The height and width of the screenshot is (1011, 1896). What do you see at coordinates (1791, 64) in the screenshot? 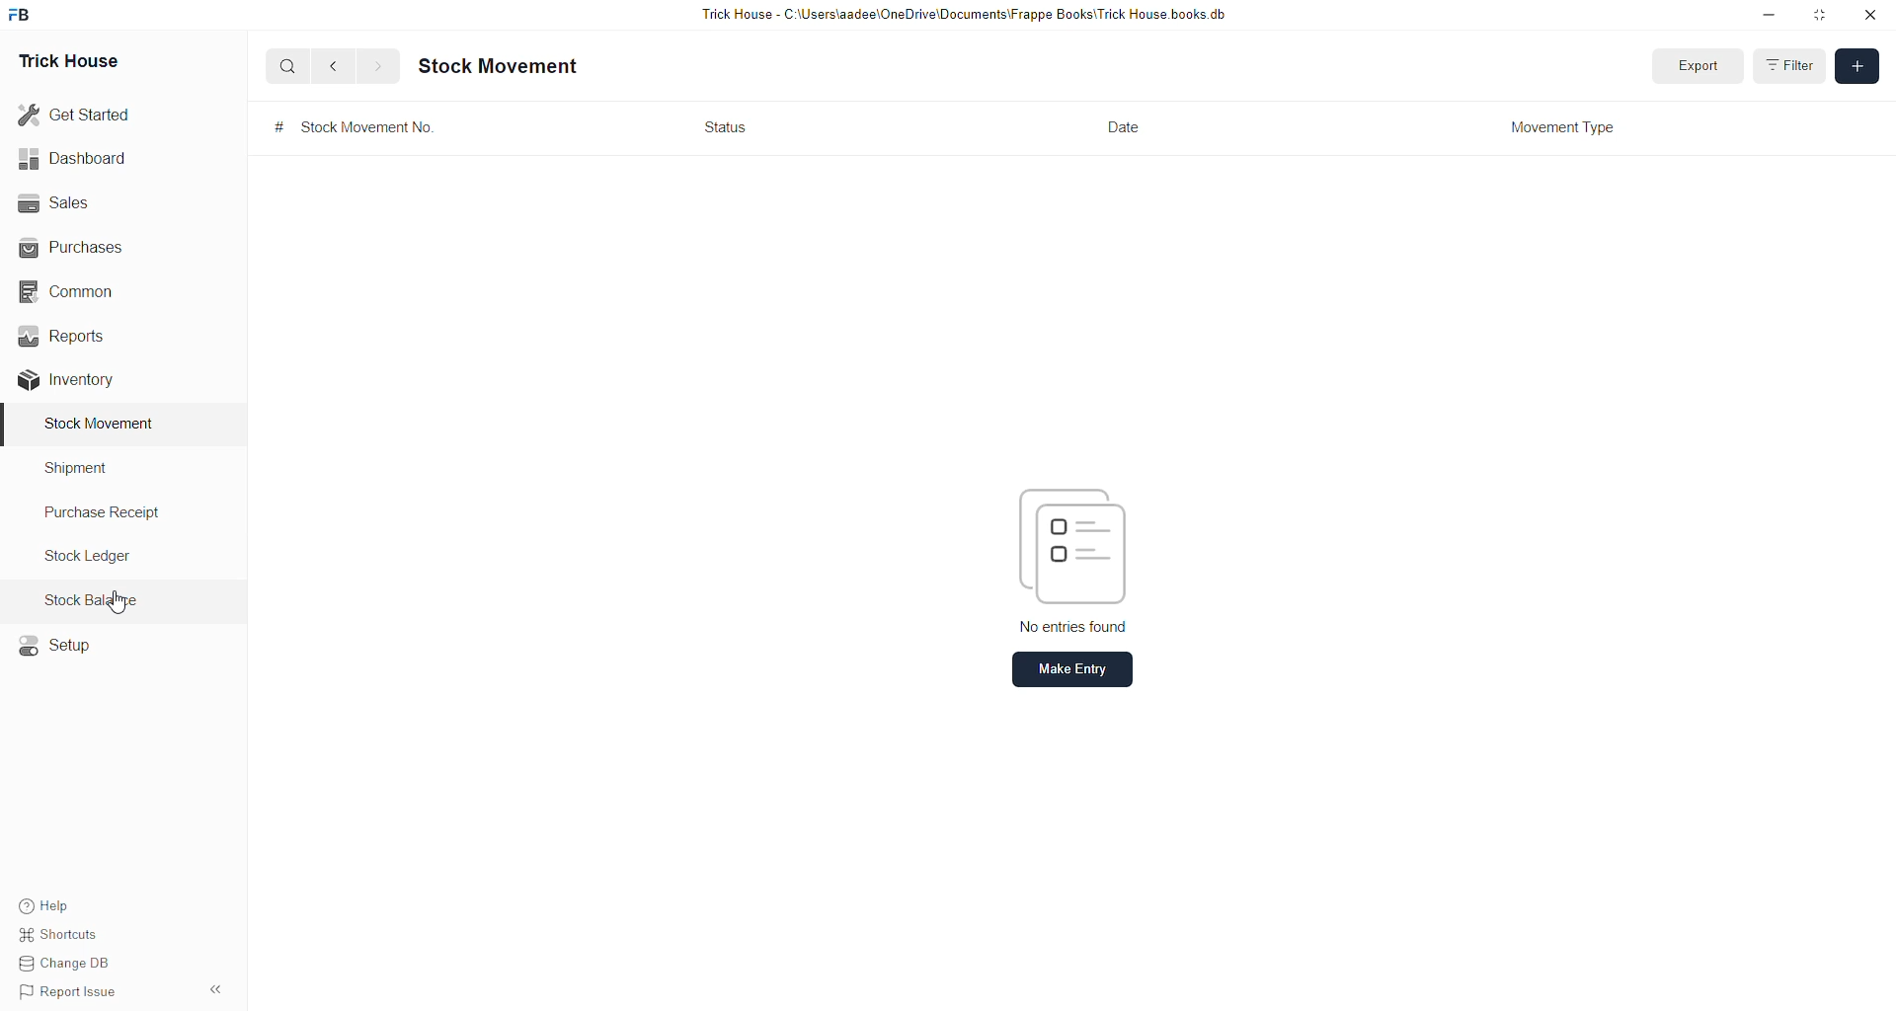
I see `This year` at bounding box center [1791, 64].